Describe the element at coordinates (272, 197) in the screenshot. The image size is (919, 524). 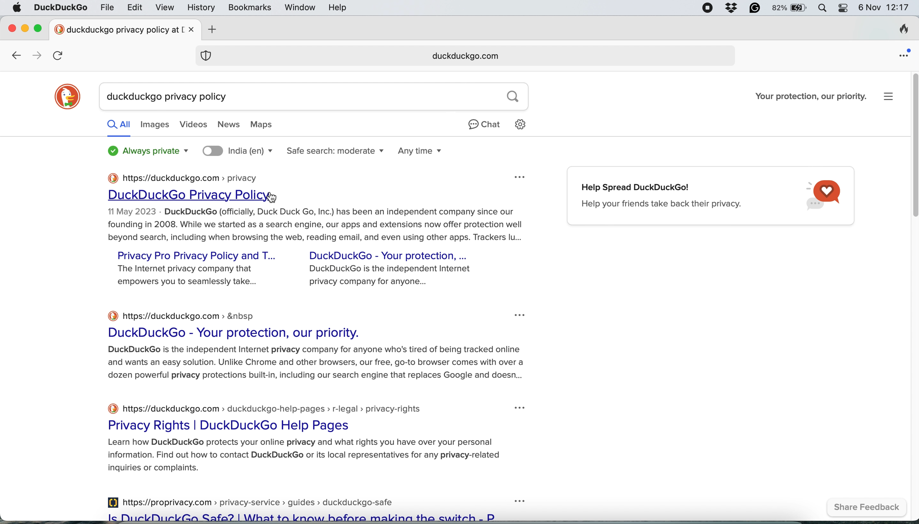
I see `cursor` at that location.